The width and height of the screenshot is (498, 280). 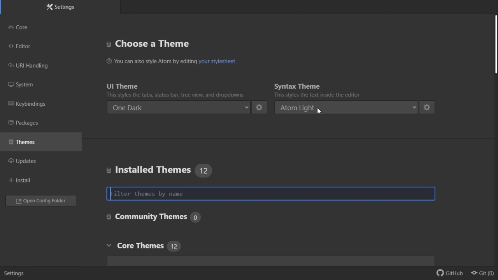 What do you see at coordinates (167, 169) in the screenshot?
I see `Installed themes` at bounding box center [167, 169].